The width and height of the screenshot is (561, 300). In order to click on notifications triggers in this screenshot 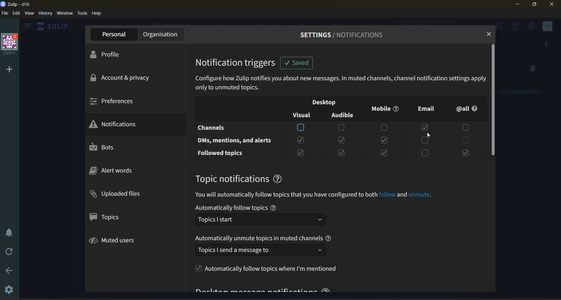, I will do `click(238, 62)`.